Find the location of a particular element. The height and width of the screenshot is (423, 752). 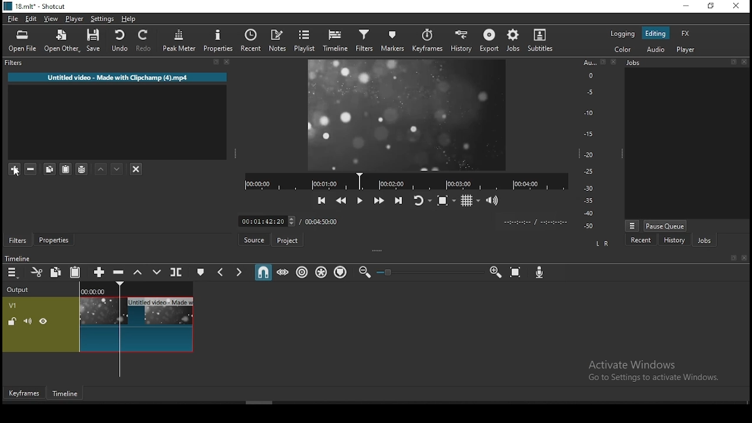

play quickly forwards is located at coordinates (380, 200).